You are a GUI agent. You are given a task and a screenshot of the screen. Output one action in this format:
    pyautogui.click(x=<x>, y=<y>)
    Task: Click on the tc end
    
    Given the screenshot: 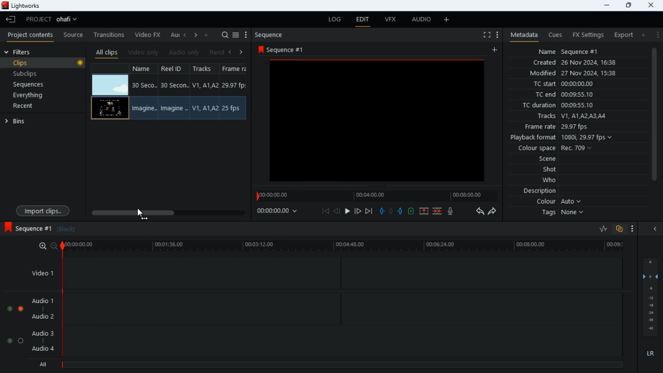 What is the action you would take?
    pyautogui.click(x=568, y=95)
    